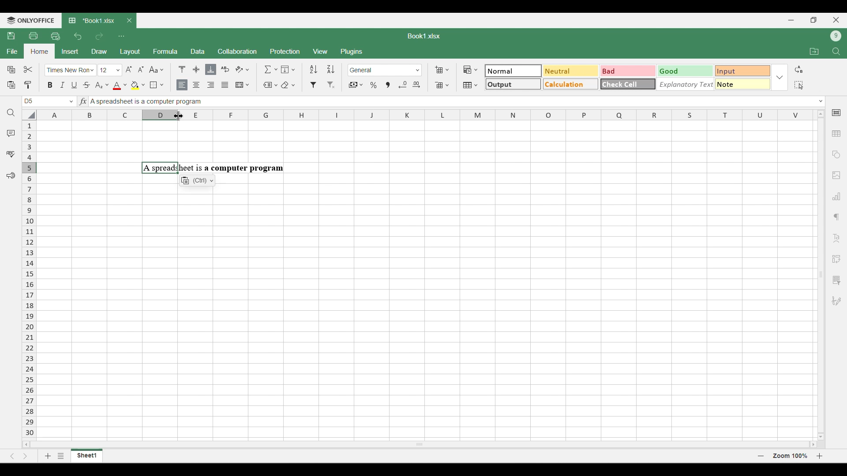  Describe the element at coordinates (288, 85) in the screenshot. I see `Clear options` at that location.